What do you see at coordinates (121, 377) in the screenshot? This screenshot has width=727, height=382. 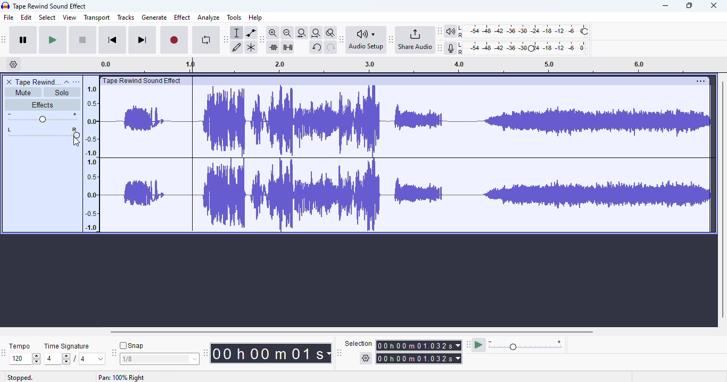 I see `Pan 100% right` at bounding box center [121, 377].